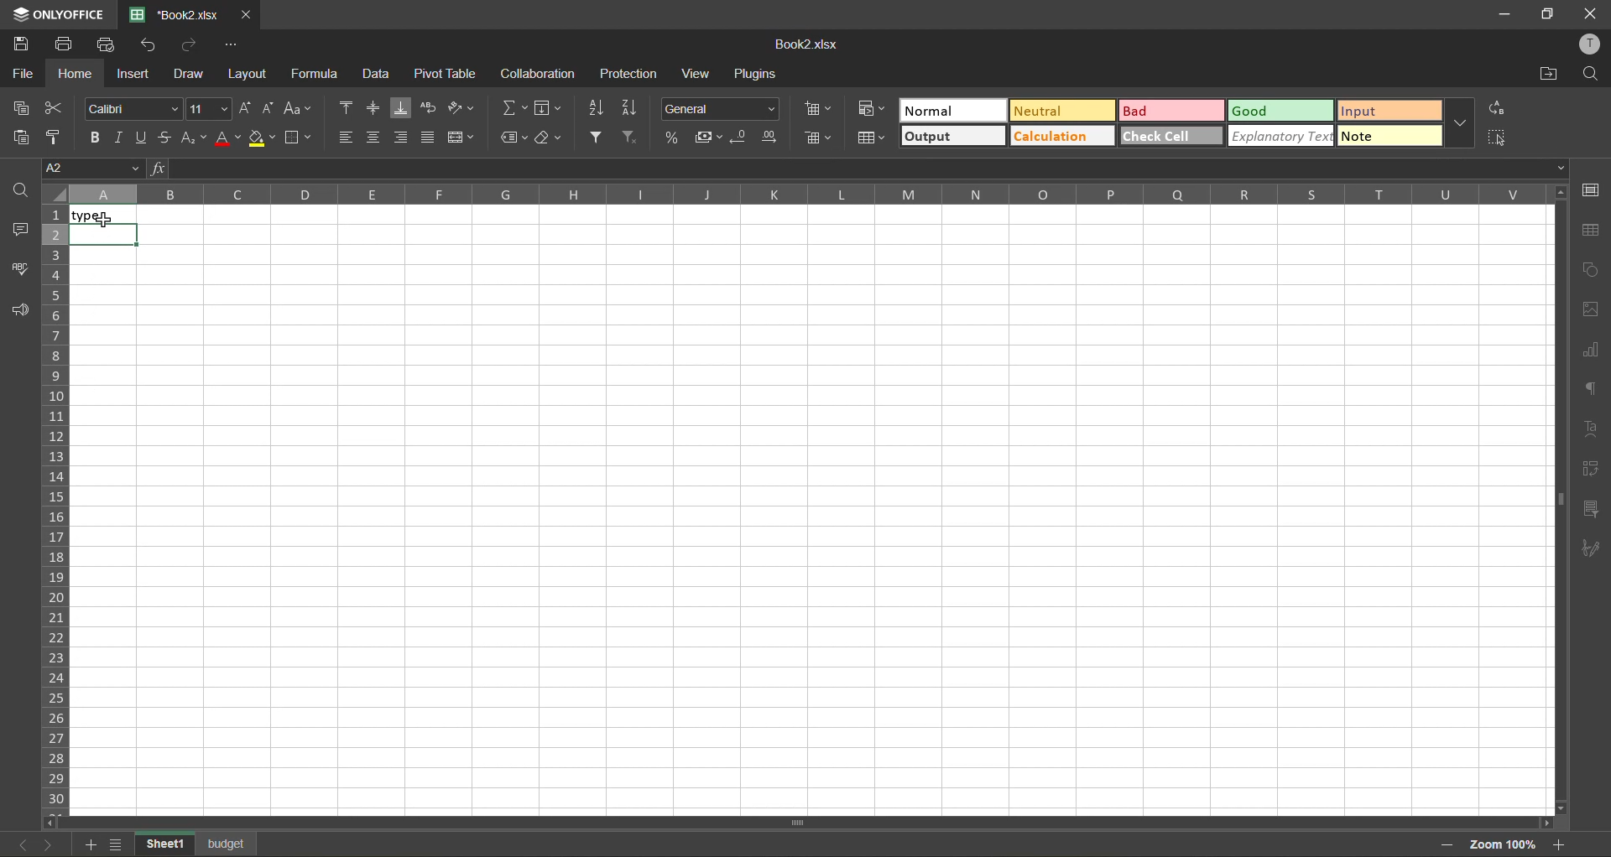 The width and height of the screenshot is (1611, 857). Describe the element at coordinates (1594, 426) in the screenshot. I see `text` at that location.